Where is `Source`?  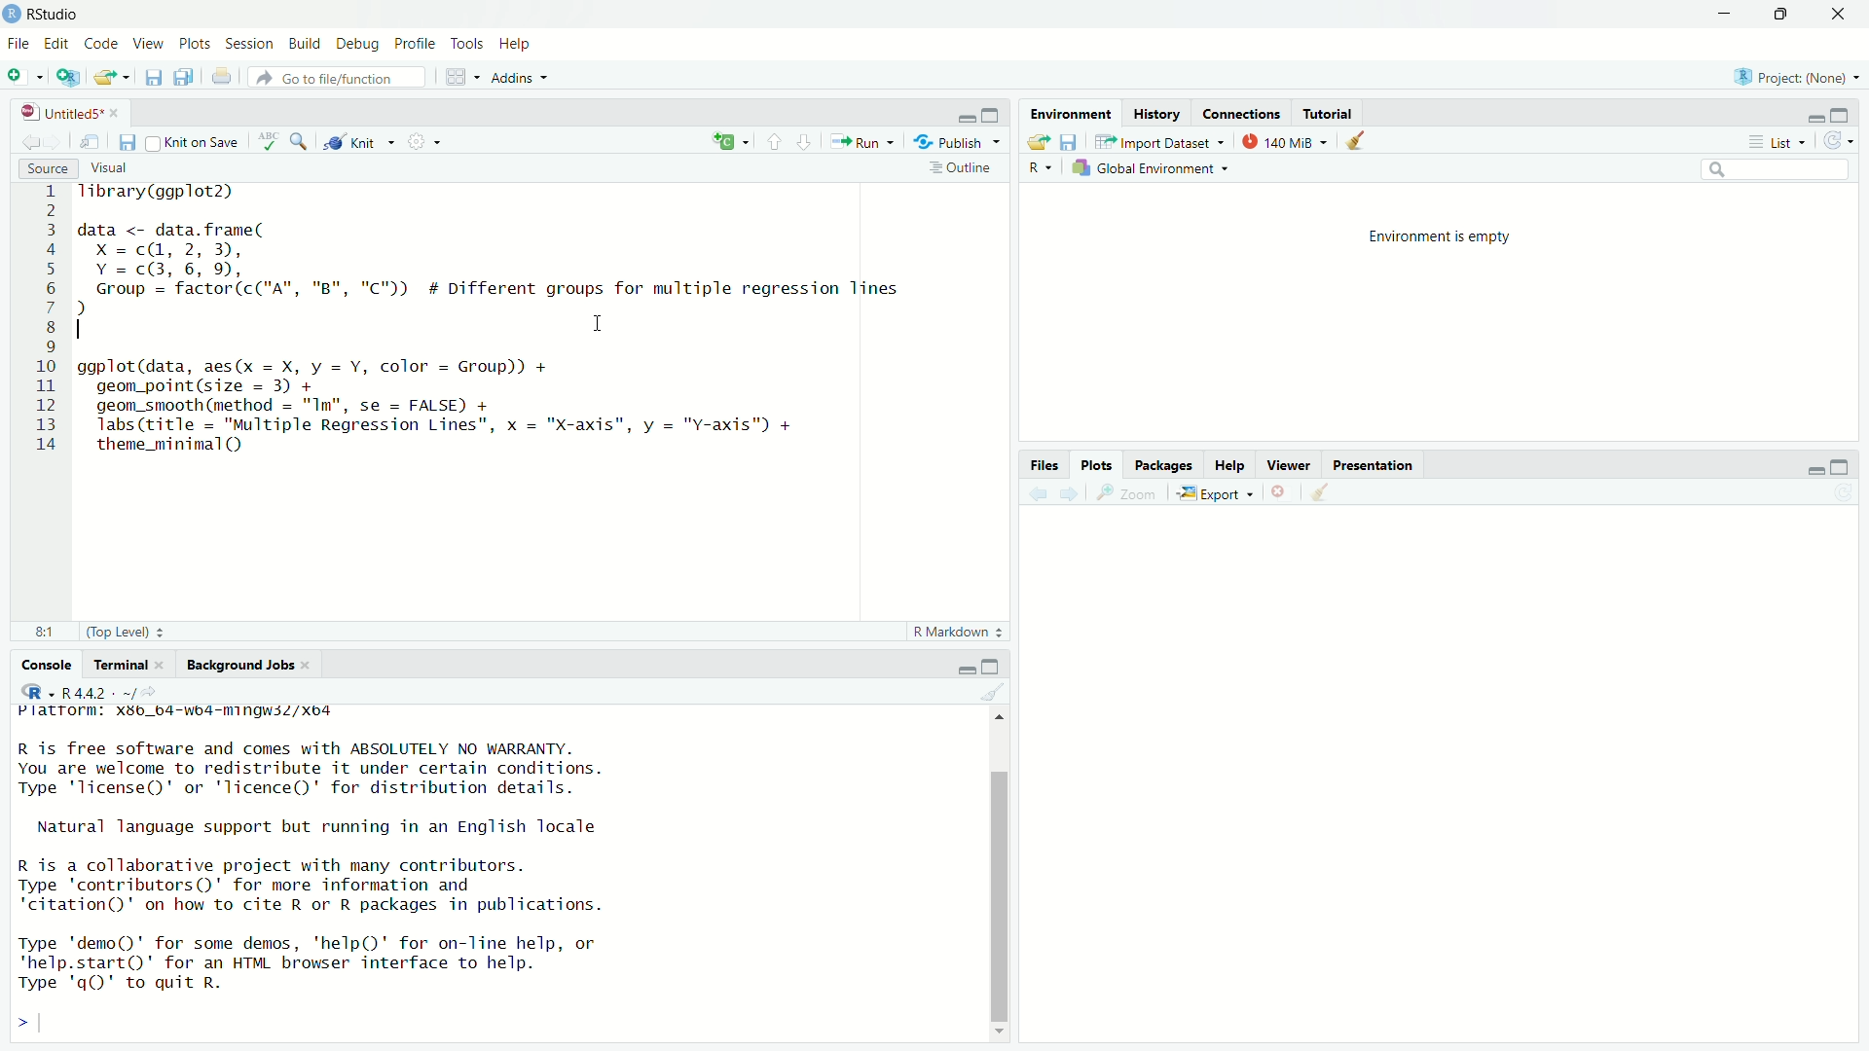 Source is located at coordinates (46, 169).